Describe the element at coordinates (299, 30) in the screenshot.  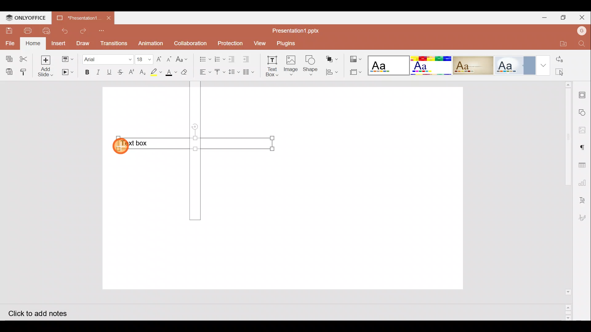
I see `Presentation1.pptx` at that location.